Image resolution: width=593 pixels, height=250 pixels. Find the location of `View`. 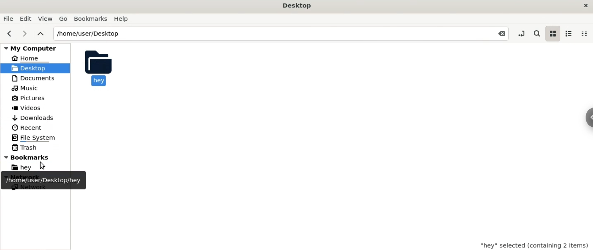

View is located at coordinates (46, 18).